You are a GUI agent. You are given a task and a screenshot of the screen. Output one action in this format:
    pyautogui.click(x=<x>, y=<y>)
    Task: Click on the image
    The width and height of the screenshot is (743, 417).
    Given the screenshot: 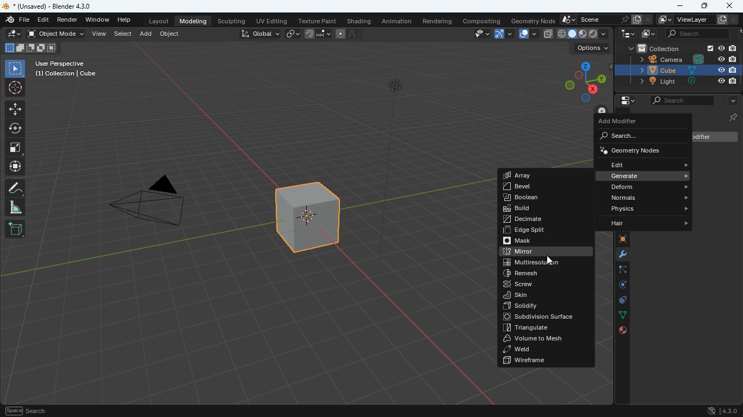 What is the action you would take?
    pyautogui.click(x=647, y=34)
    